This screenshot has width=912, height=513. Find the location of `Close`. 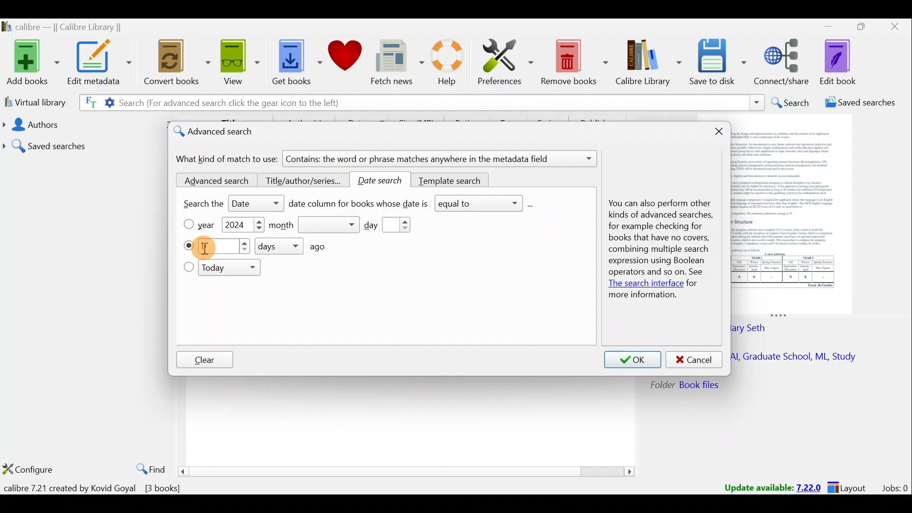

Close is located at coordinates (893, 28).